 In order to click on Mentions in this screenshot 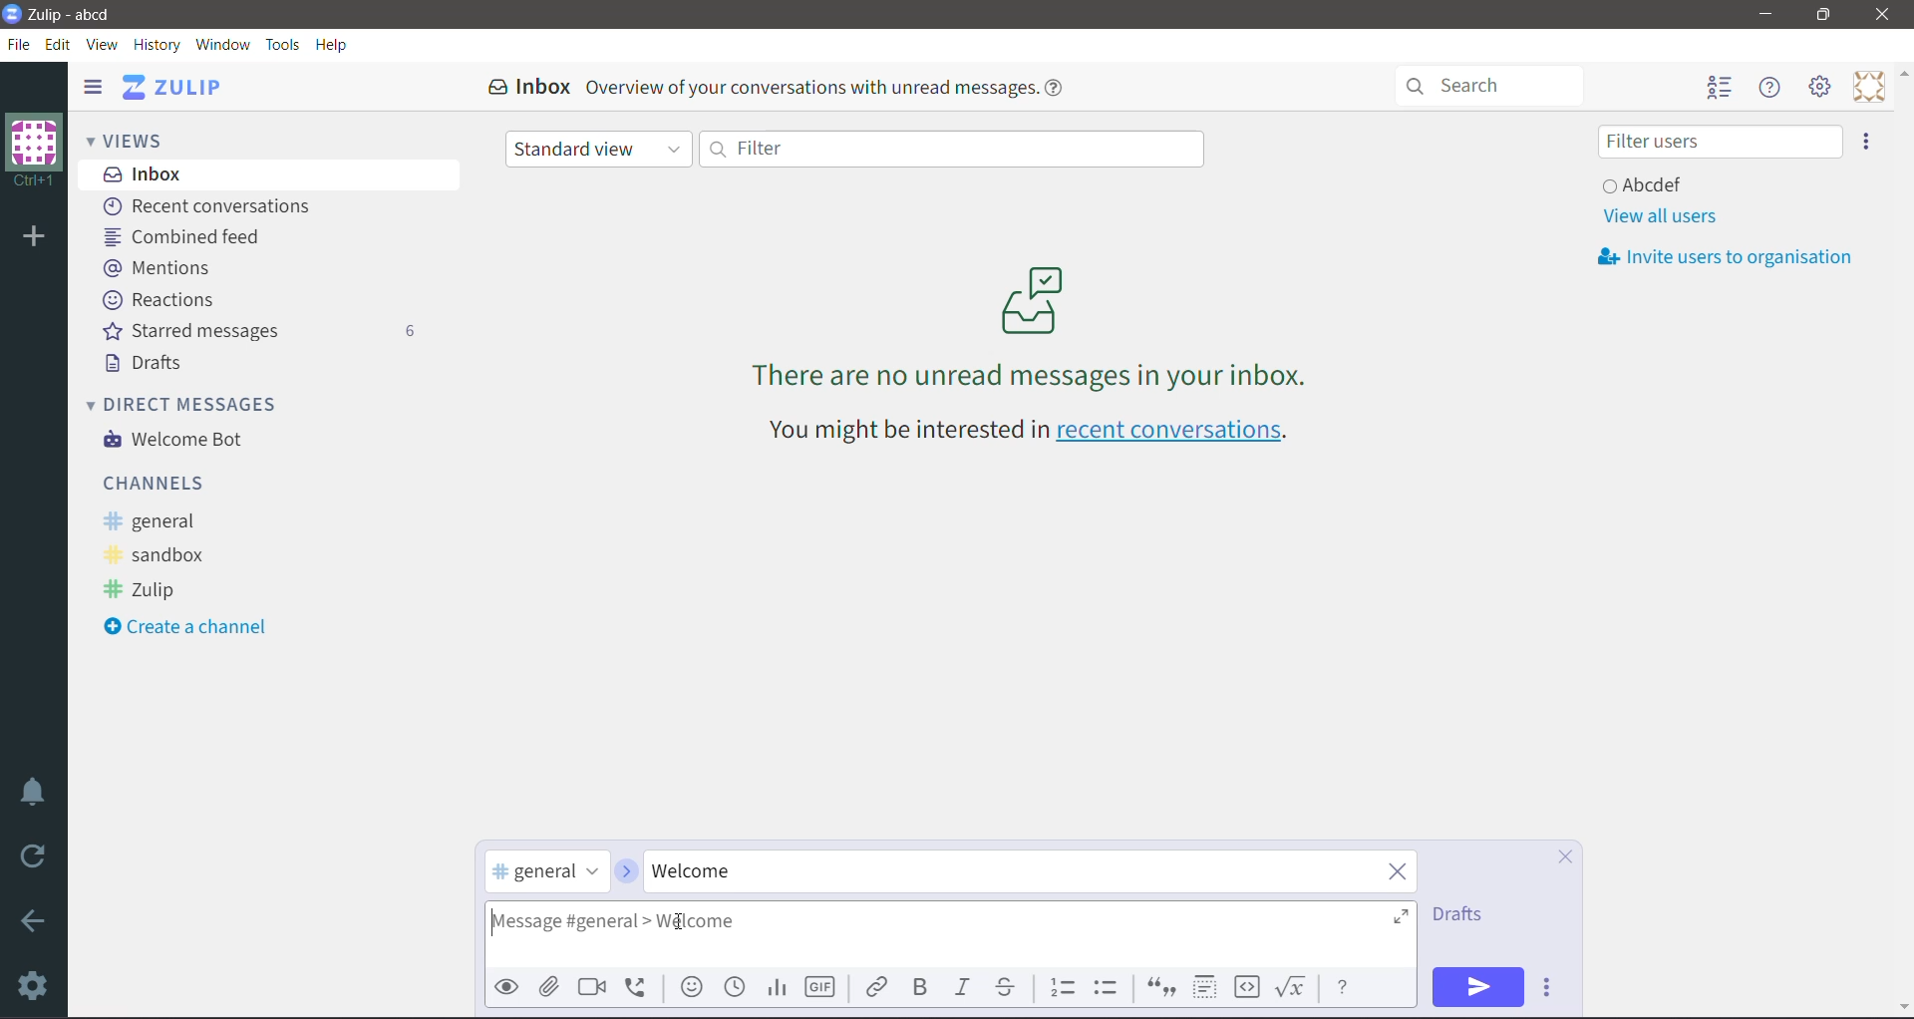, I will do `click(158, 266)`.